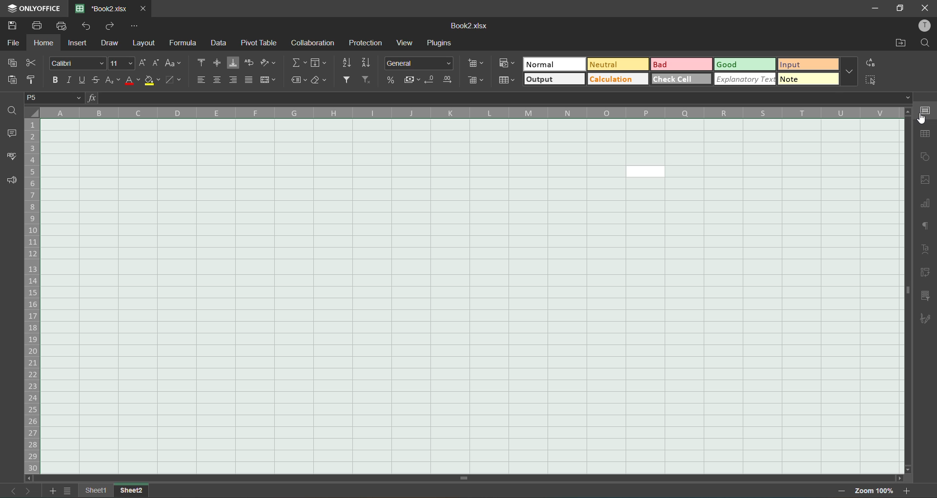 The height and width of the screenshot is (498, 937). What do you see at coordinates (471, 26) in the screenshot?
I see `Book2.xlsx` at bounding box center [471, 26].